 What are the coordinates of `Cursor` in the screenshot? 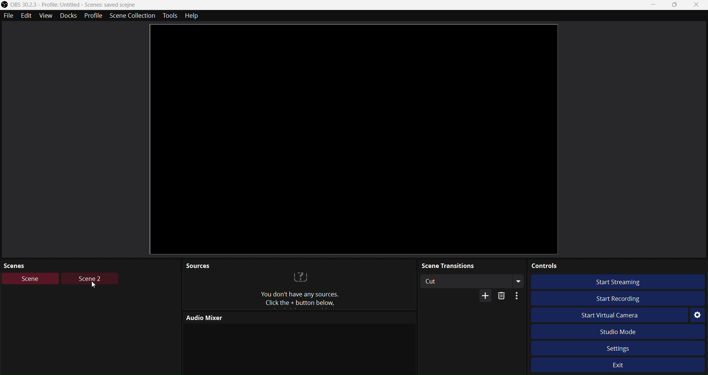 It's located at (93, 285).